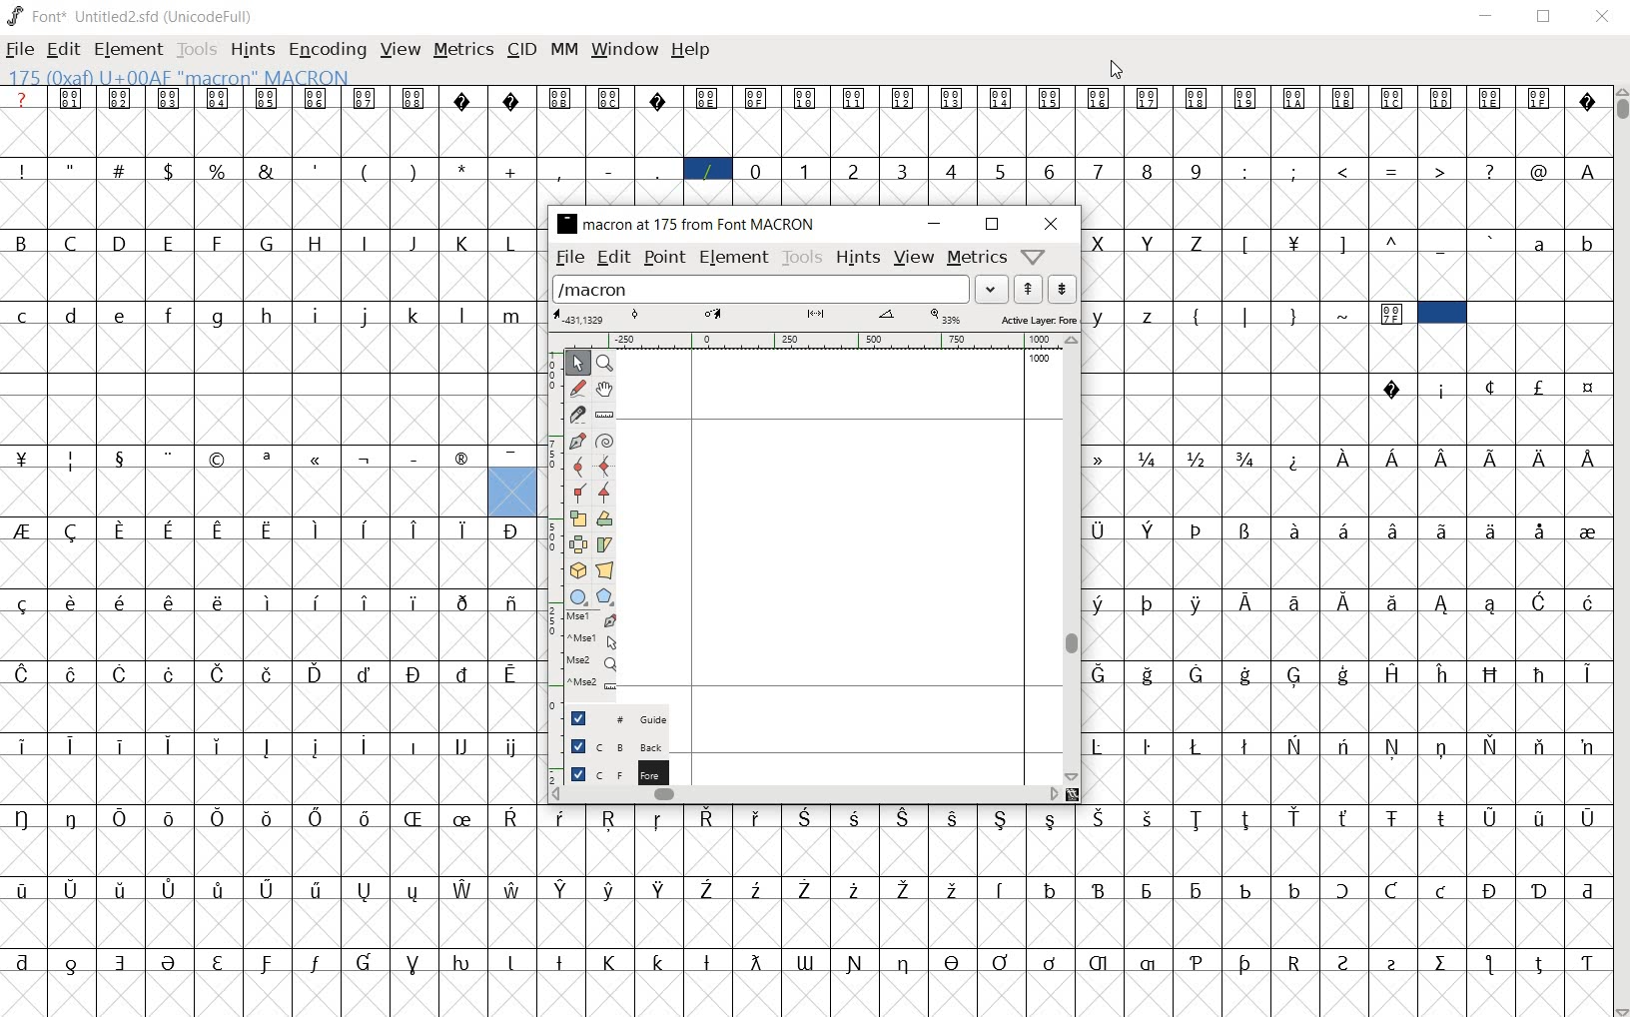  Describe the element at coordinates (810, 340) in the screenshot. I see `ruler` at that location.